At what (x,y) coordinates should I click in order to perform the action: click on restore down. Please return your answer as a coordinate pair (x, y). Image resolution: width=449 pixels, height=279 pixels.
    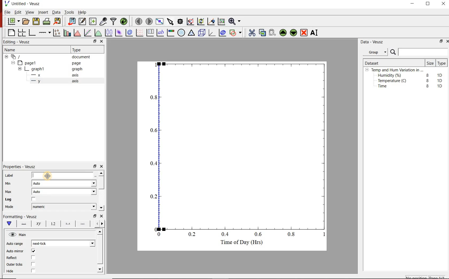
    Looking at the image, I should click on (94, 166).